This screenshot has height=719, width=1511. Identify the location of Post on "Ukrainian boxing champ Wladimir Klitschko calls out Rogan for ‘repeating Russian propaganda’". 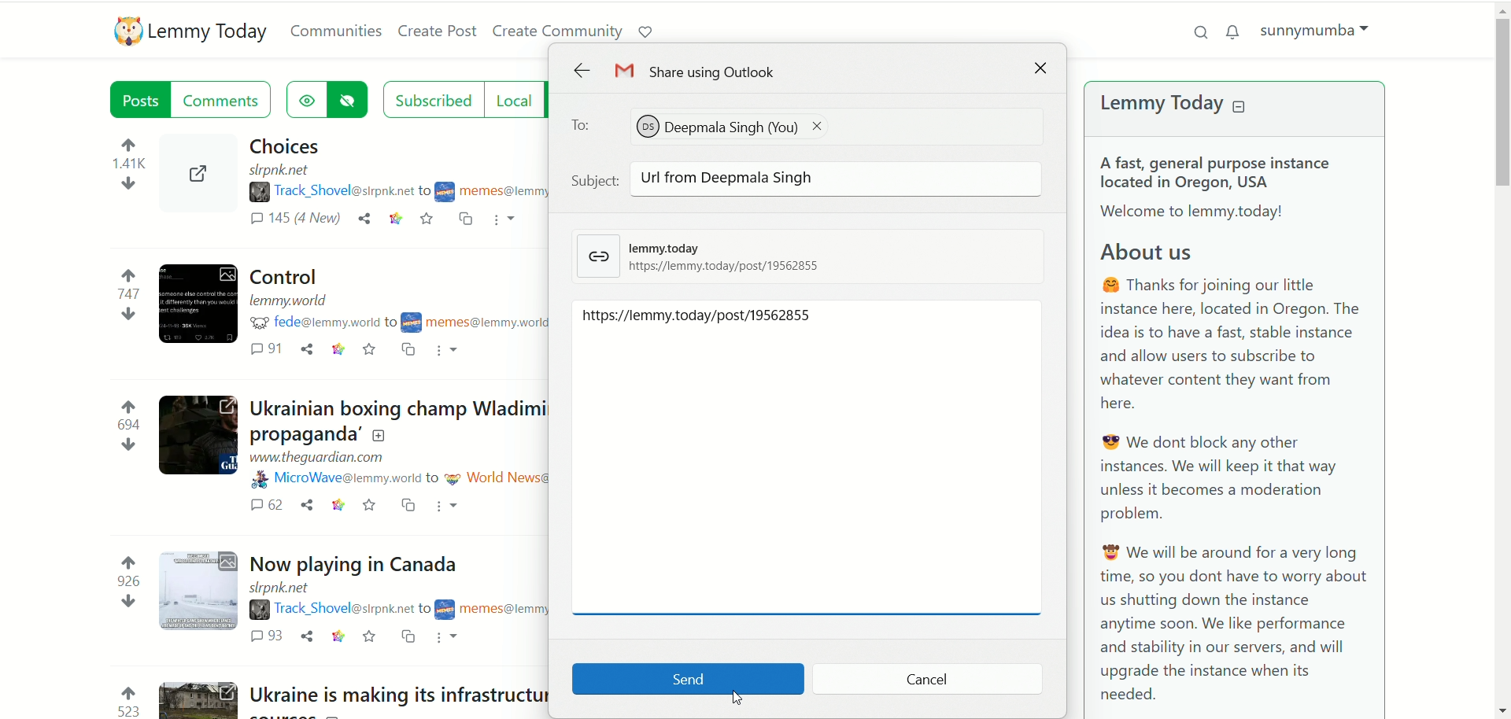
(401, 422).